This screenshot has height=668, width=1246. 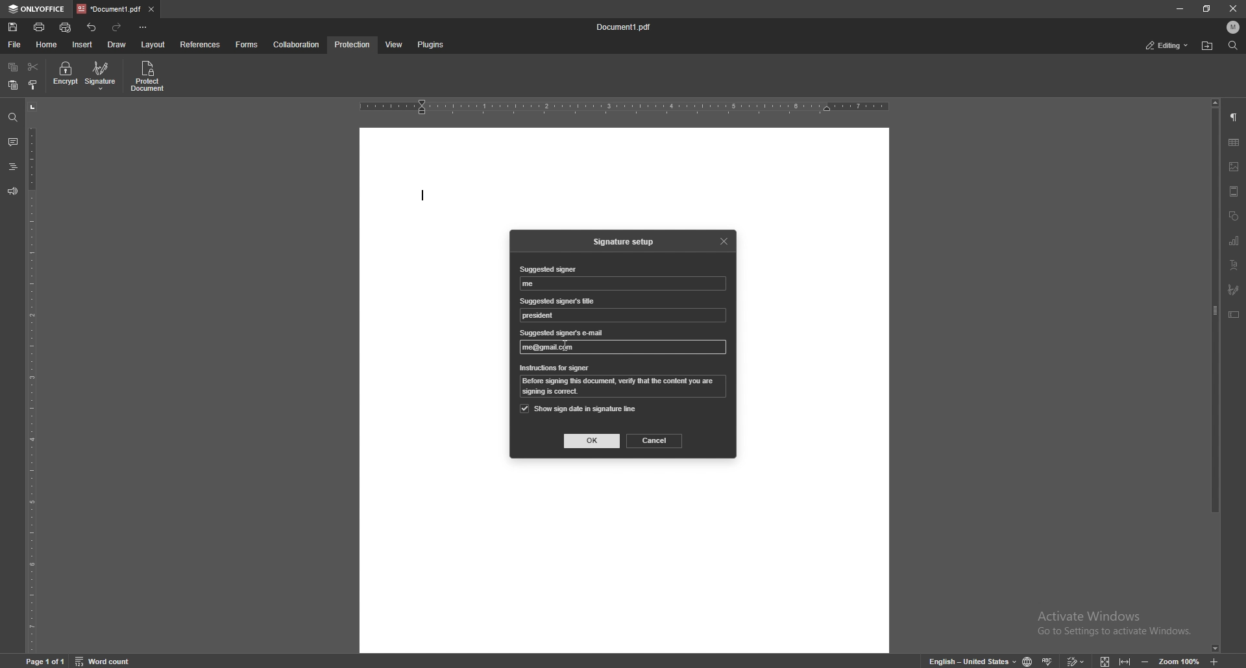 What do you see at coordinates (968, 660) in the screenshot?
I see `change text language` at bounding box center [968, 660].